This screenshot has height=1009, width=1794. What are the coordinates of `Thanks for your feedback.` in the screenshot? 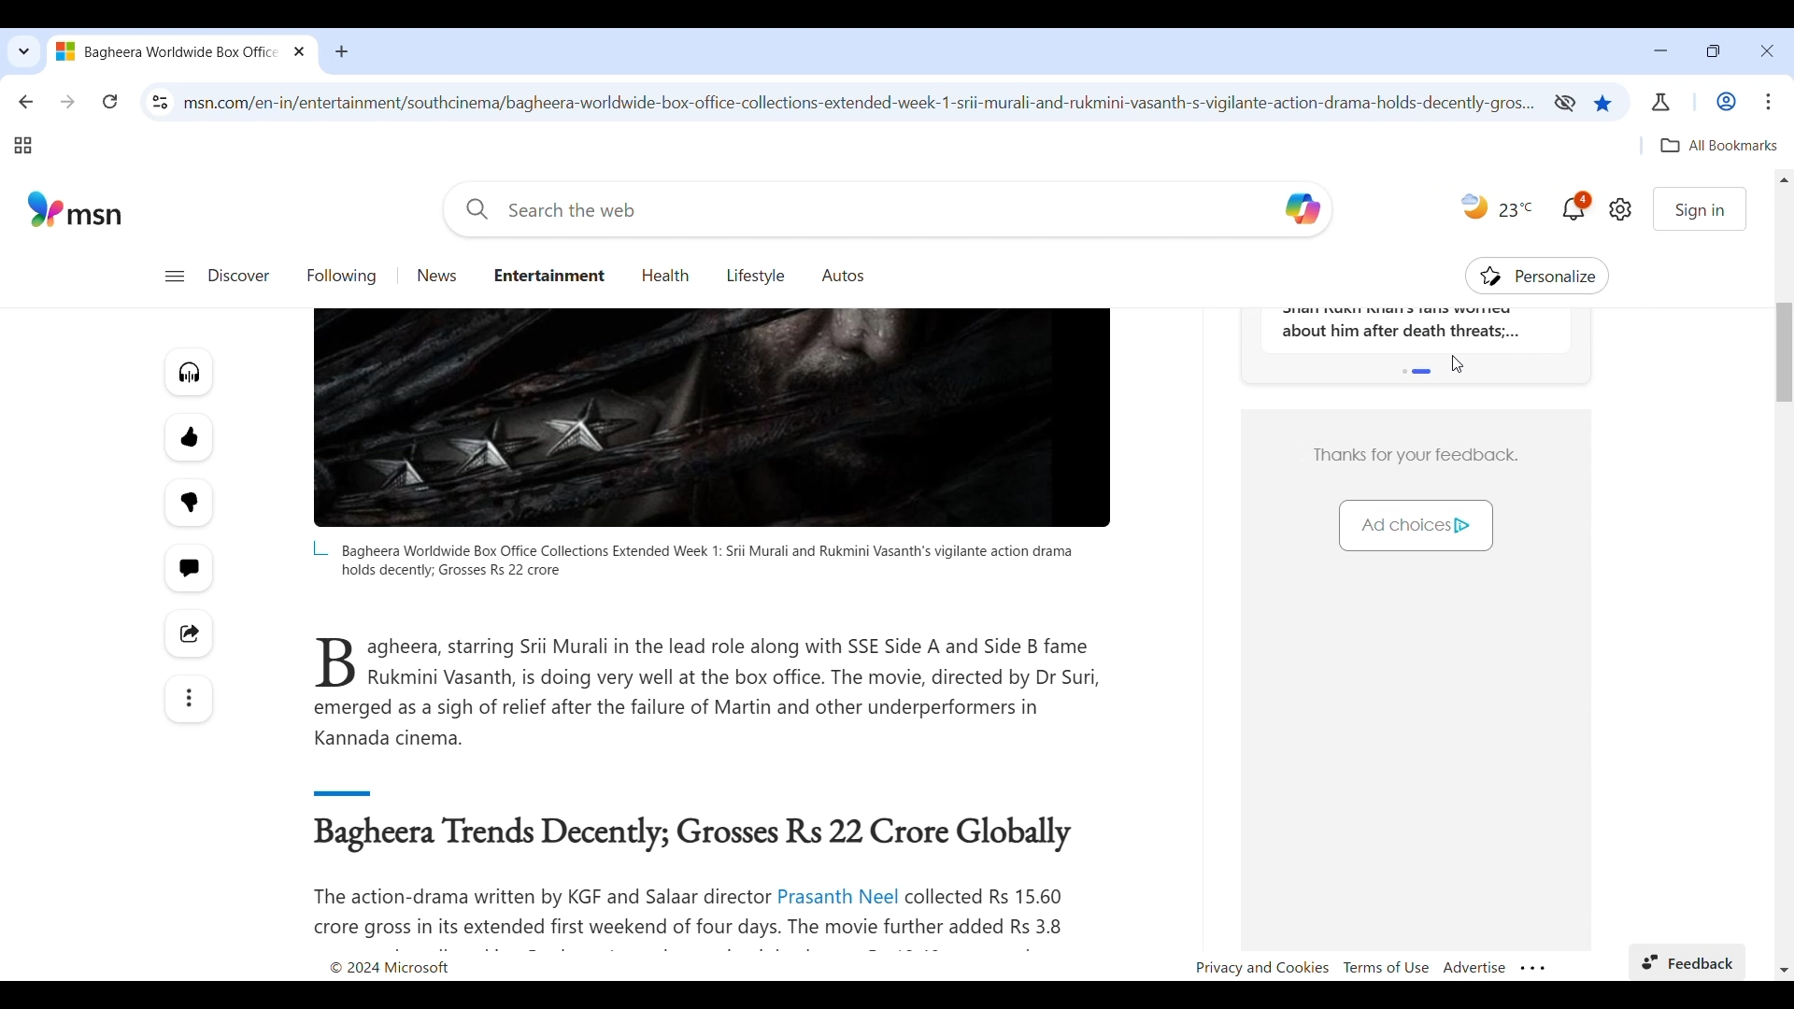 It's located at (1418, 450).